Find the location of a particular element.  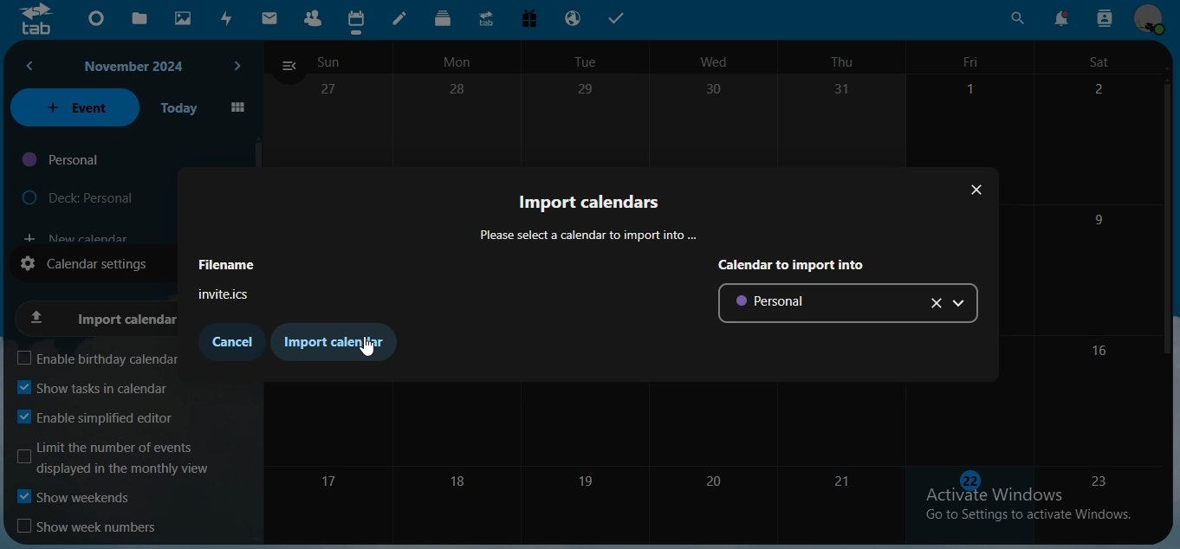

import calendar is located at coordinates (587, 203).